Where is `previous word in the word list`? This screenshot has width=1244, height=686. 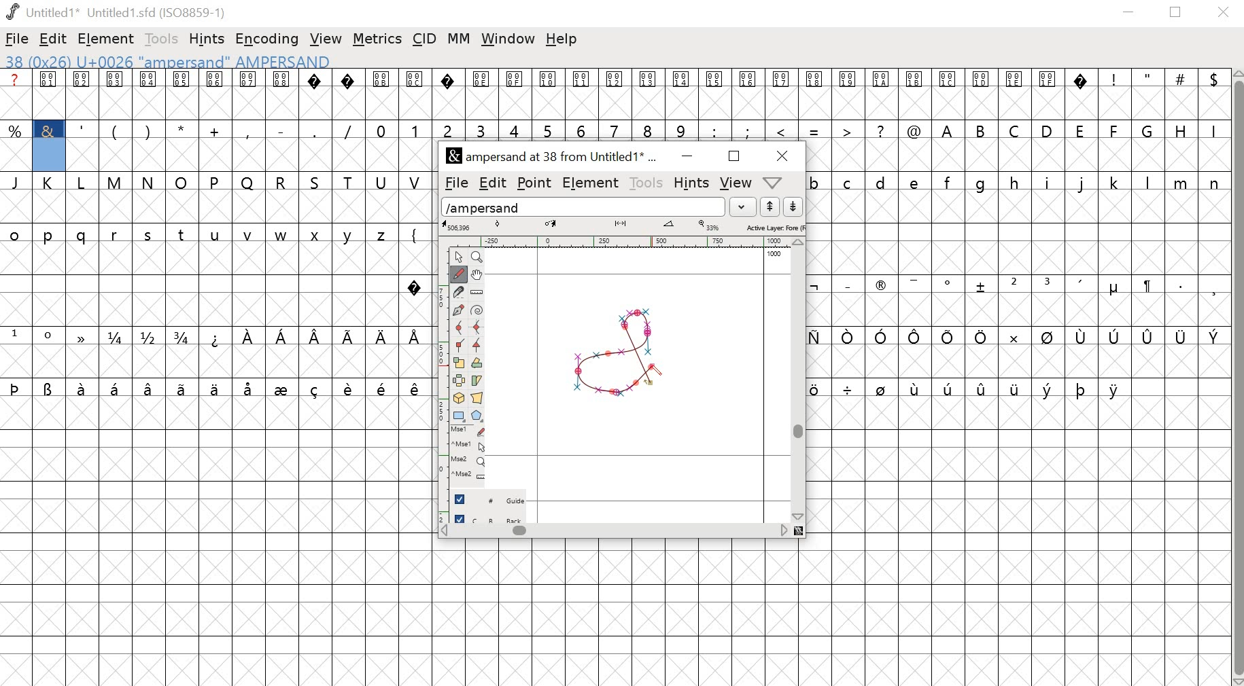
previous word in the word list is located at coordinates (770, 207).